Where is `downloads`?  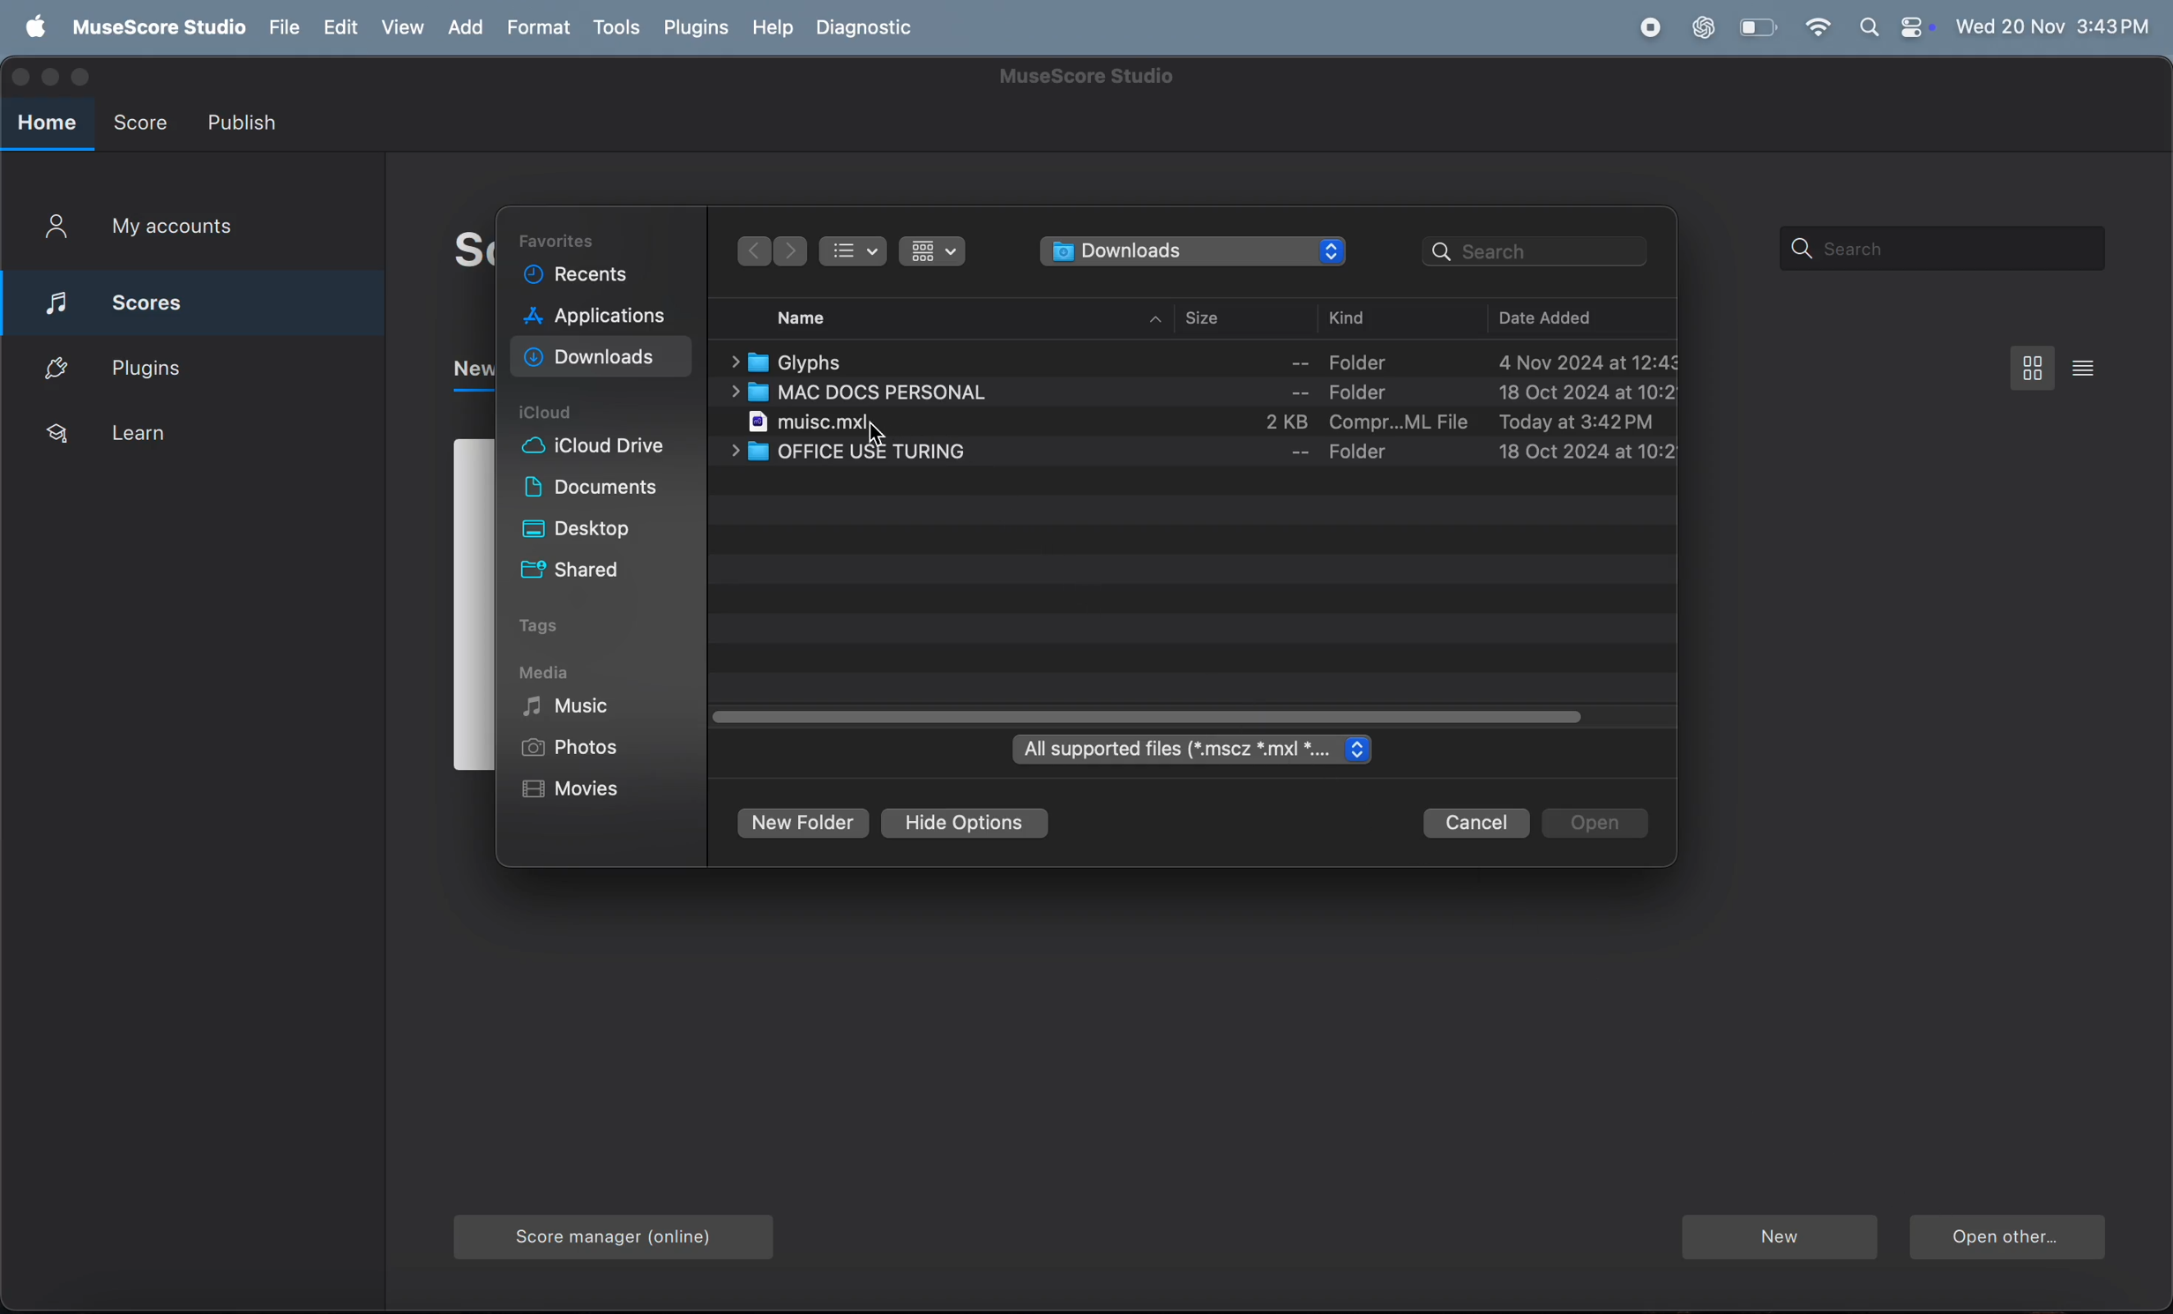
downloads is located at coordinates (602, 360).